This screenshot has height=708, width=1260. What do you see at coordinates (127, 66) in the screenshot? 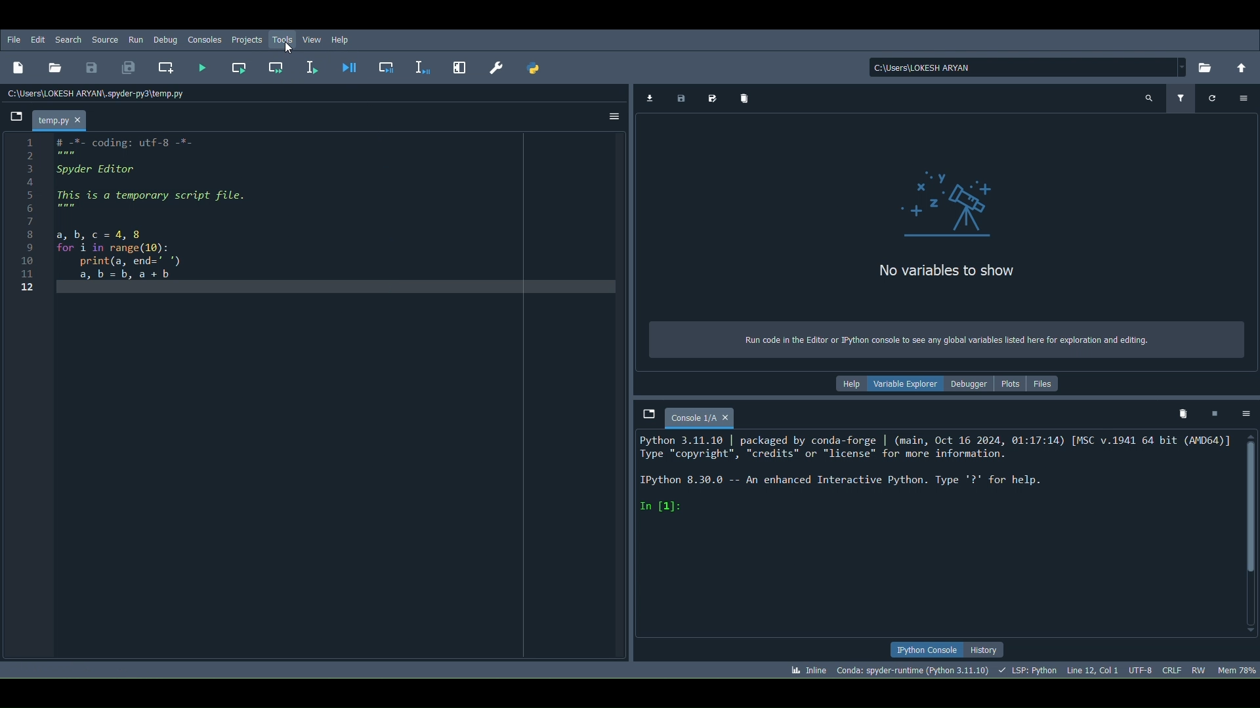
I see `Save all (Ctrl + Alt + S)` at bounding box center [127, 66].